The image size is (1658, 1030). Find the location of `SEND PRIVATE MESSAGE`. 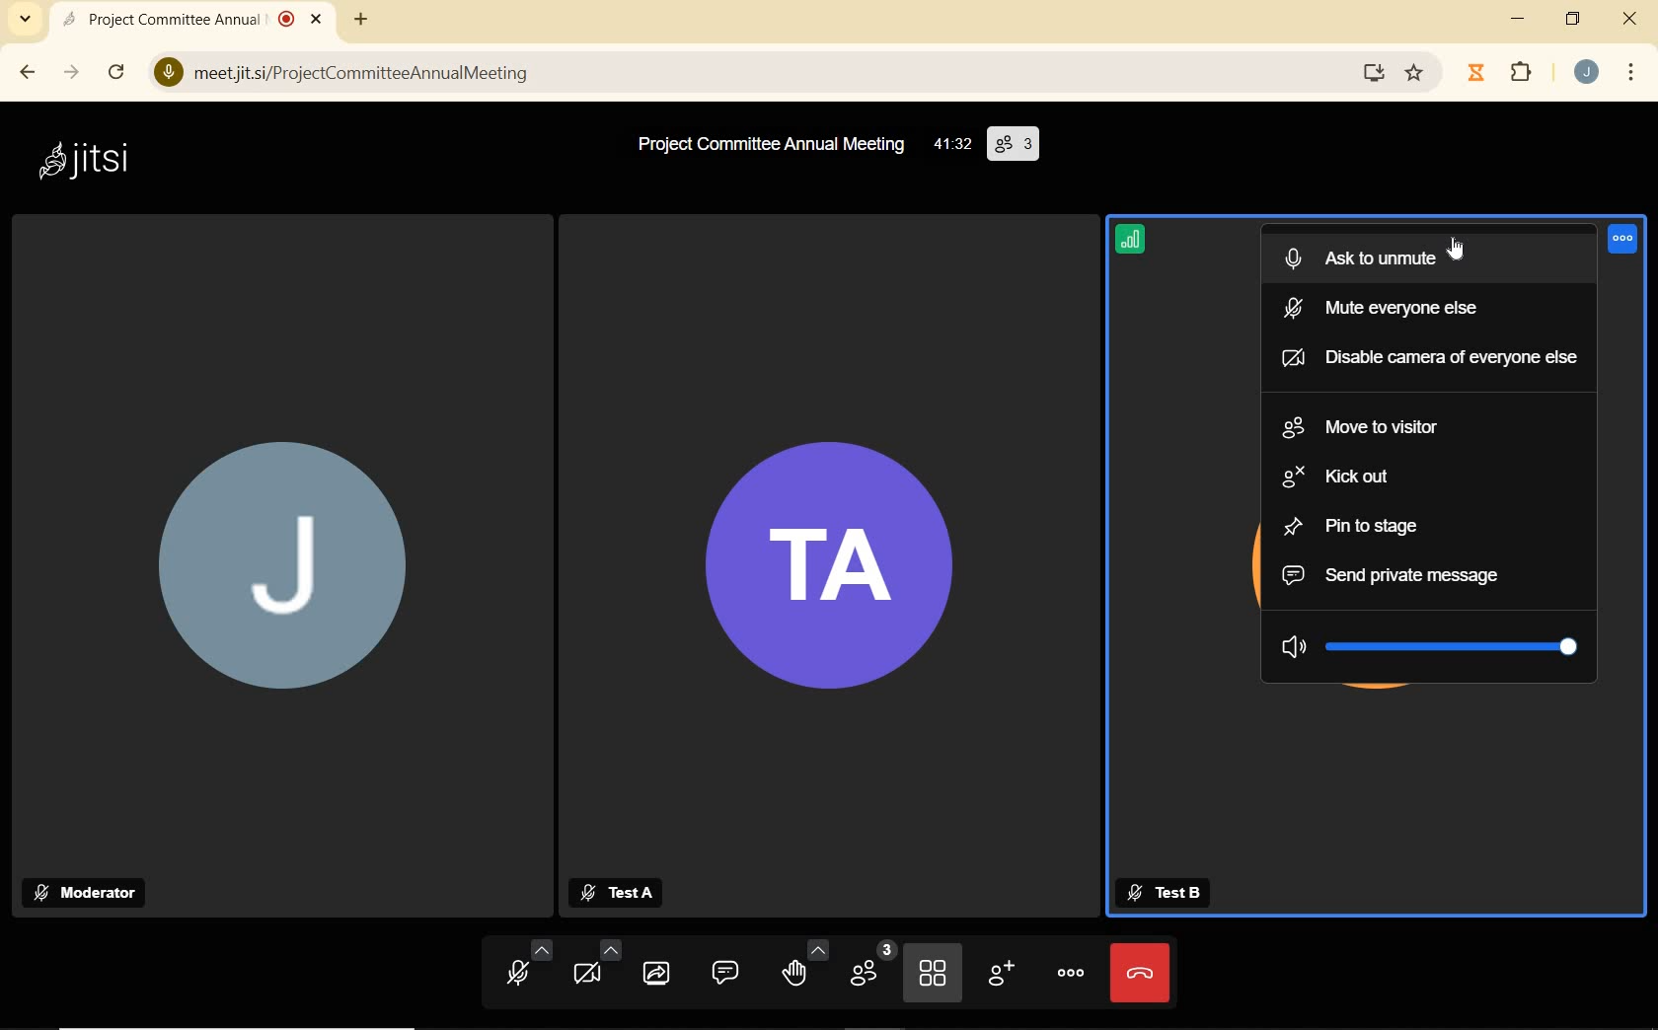

SEND PRIVATE MESSAGE is located at coordinates (1427, 574).